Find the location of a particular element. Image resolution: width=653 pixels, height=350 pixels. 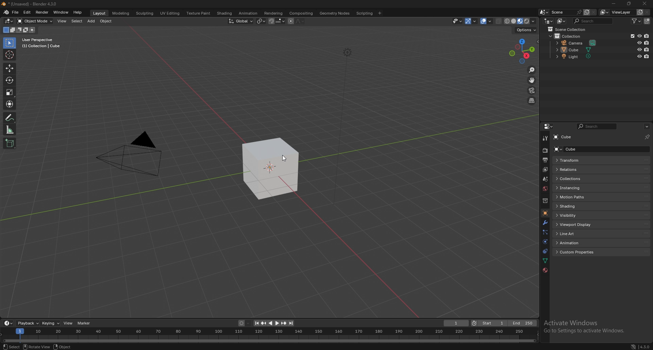

select is located at coordinates (77, 21).